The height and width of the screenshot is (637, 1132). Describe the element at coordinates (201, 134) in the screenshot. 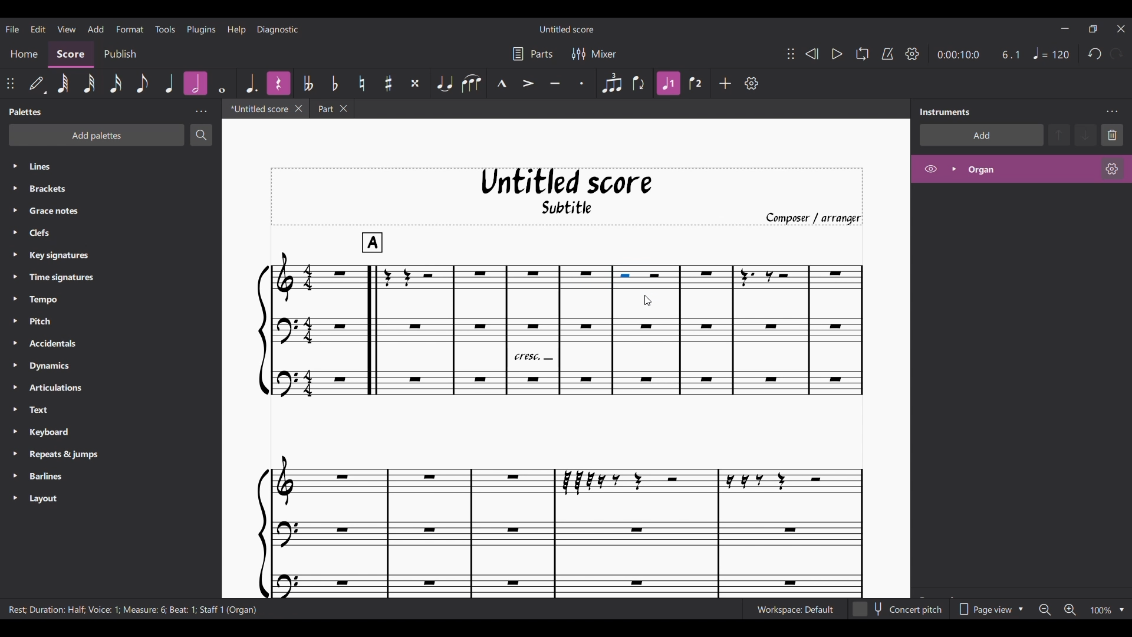

I see `Search` at that location.